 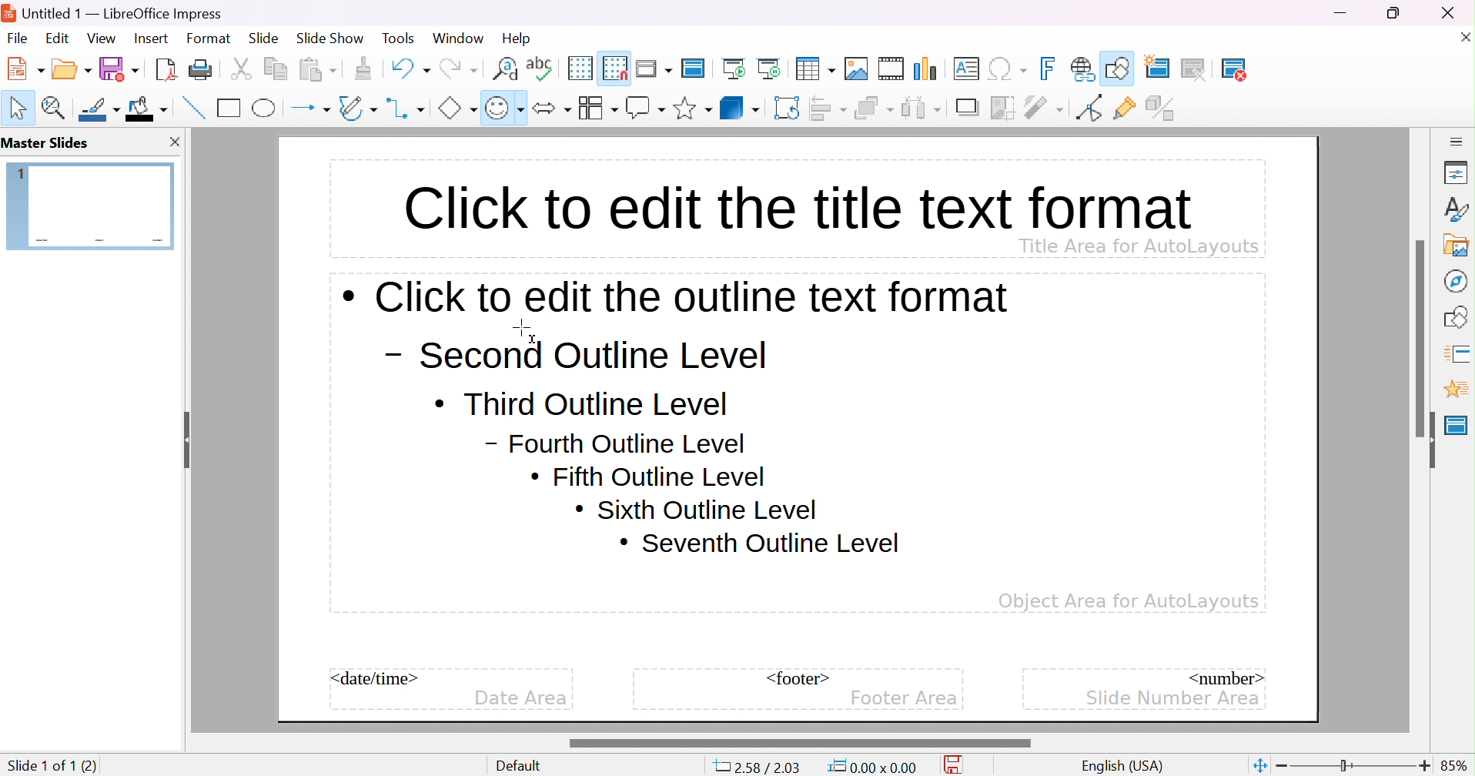 I want to click on toggle extrusion, so click(x=1162, y=108).